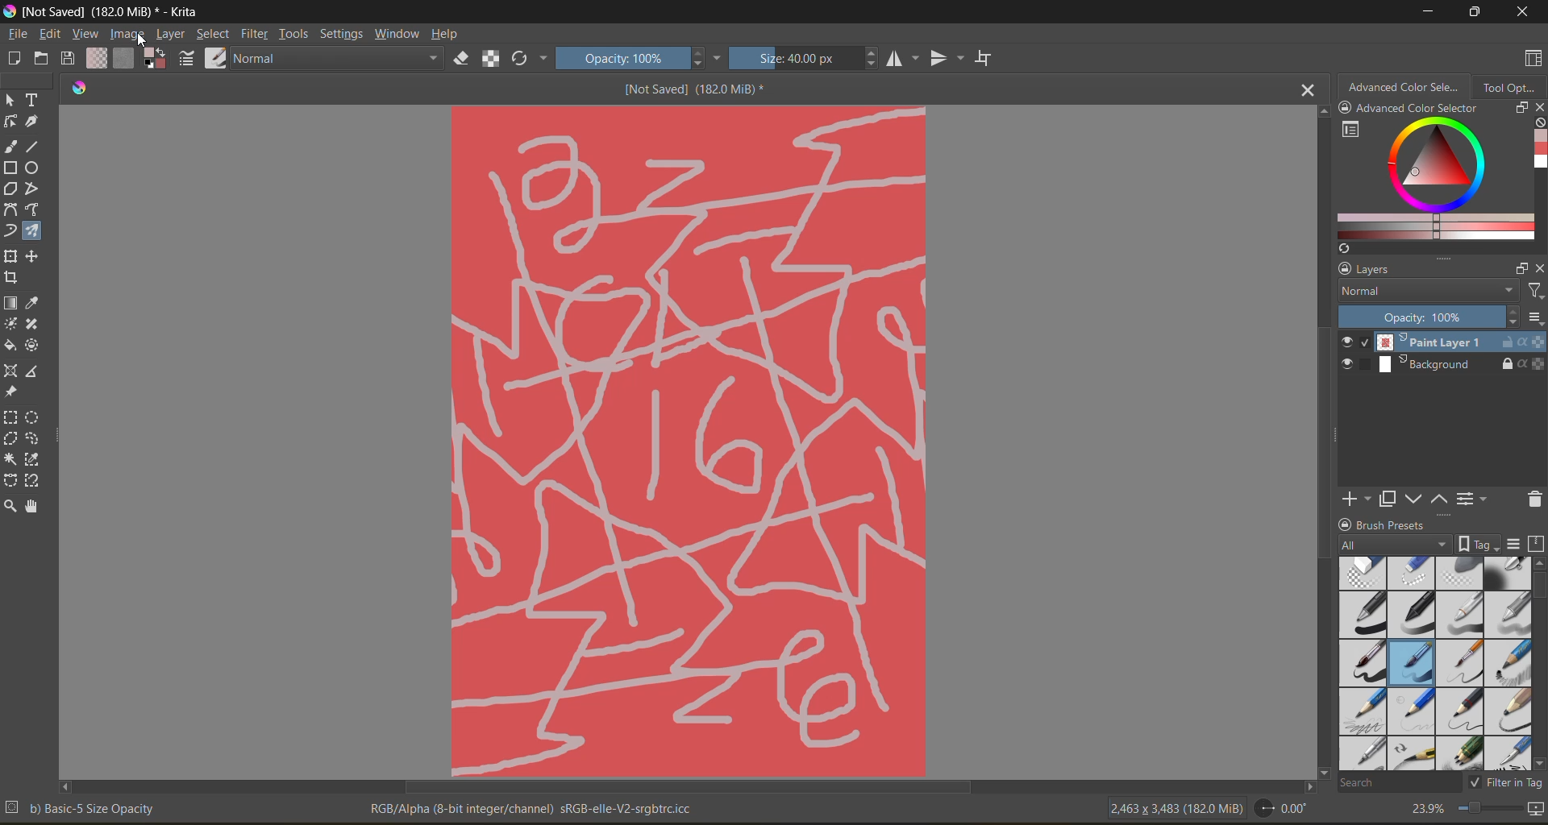 This screenshot has height=825, width=1548. Describe the element at coordinates (1471, 13) in the screenshot. I see `maximize` at that location.